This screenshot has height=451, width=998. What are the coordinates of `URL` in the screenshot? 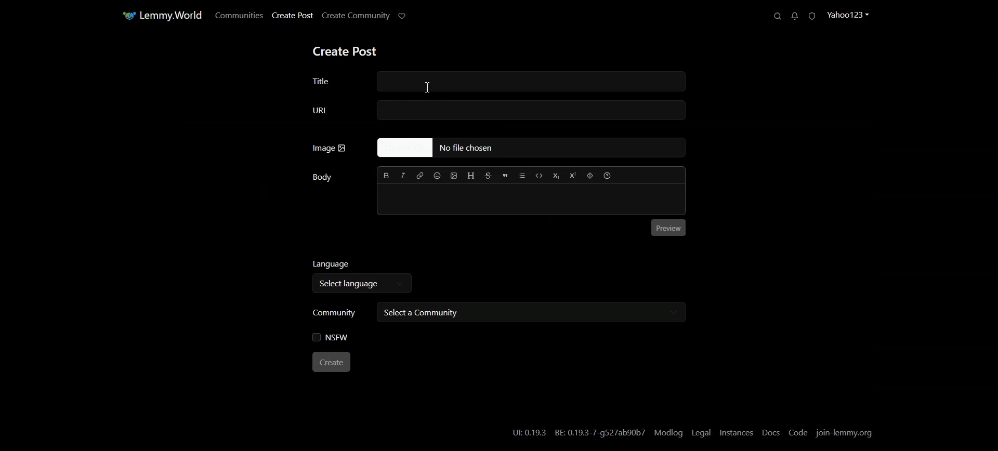 It's located at (496, 111).